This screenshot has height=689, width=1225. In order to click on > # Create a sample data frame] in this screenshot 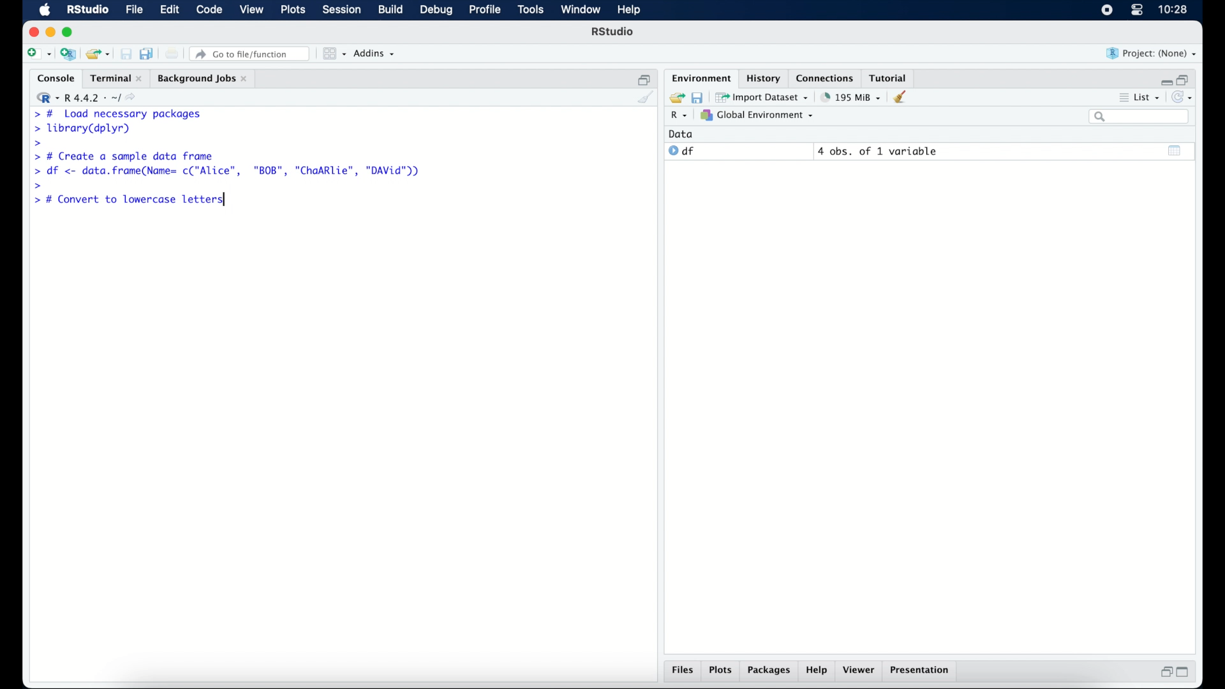, I will do `click(126, 156)`.